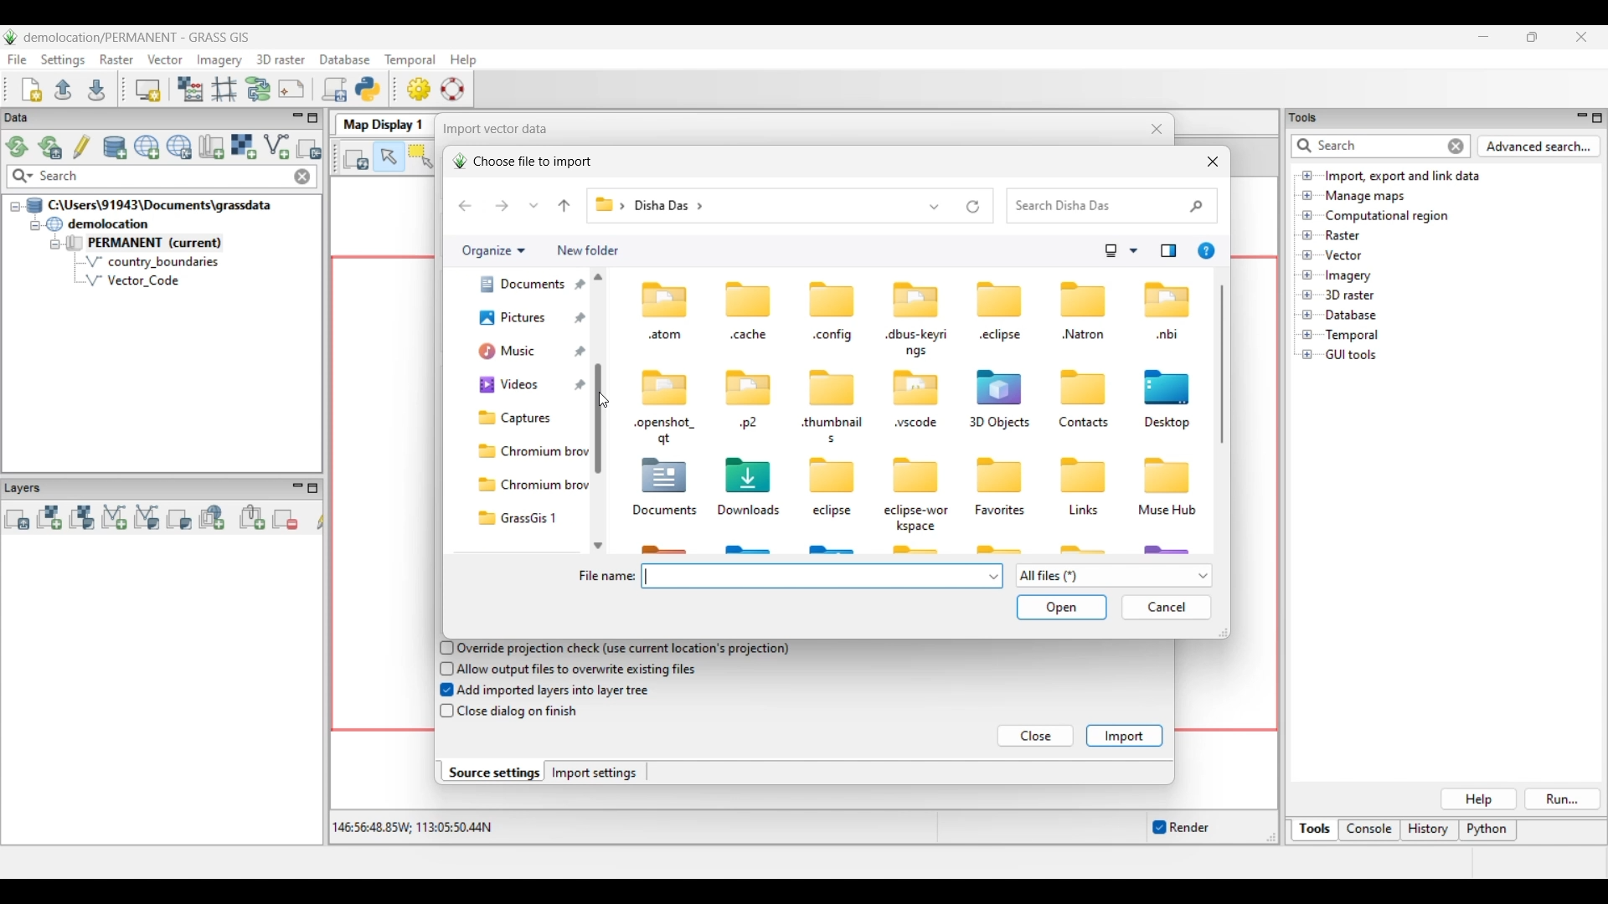  What do you see at coordinates (259, 89) in the screenshot?
I see `Graphical Modeler` at bounding box center [259, 89].